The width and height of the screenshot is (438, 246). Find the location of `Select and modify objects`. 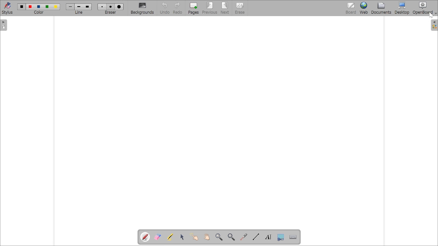

Select and modify objects is located at coordinates (182, 237).